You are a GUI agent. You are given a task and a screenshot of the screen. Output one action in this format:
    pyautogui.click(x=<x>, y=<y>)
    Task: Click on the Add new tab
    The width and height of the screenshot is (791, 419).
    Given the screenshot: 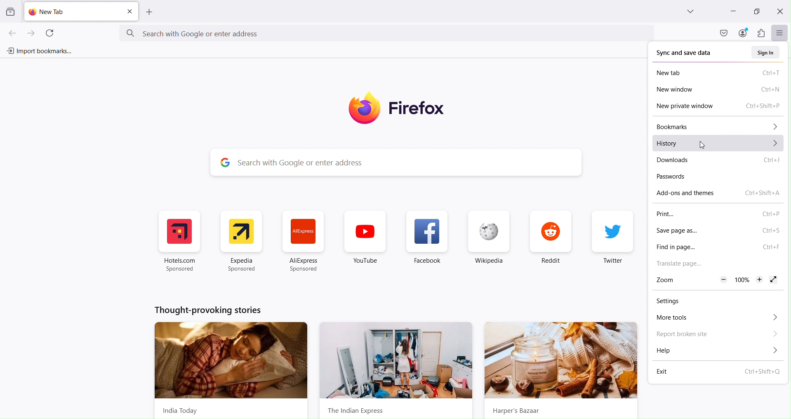 What is the action you would take?
    pyautogui.click(x=150, y=12)
    